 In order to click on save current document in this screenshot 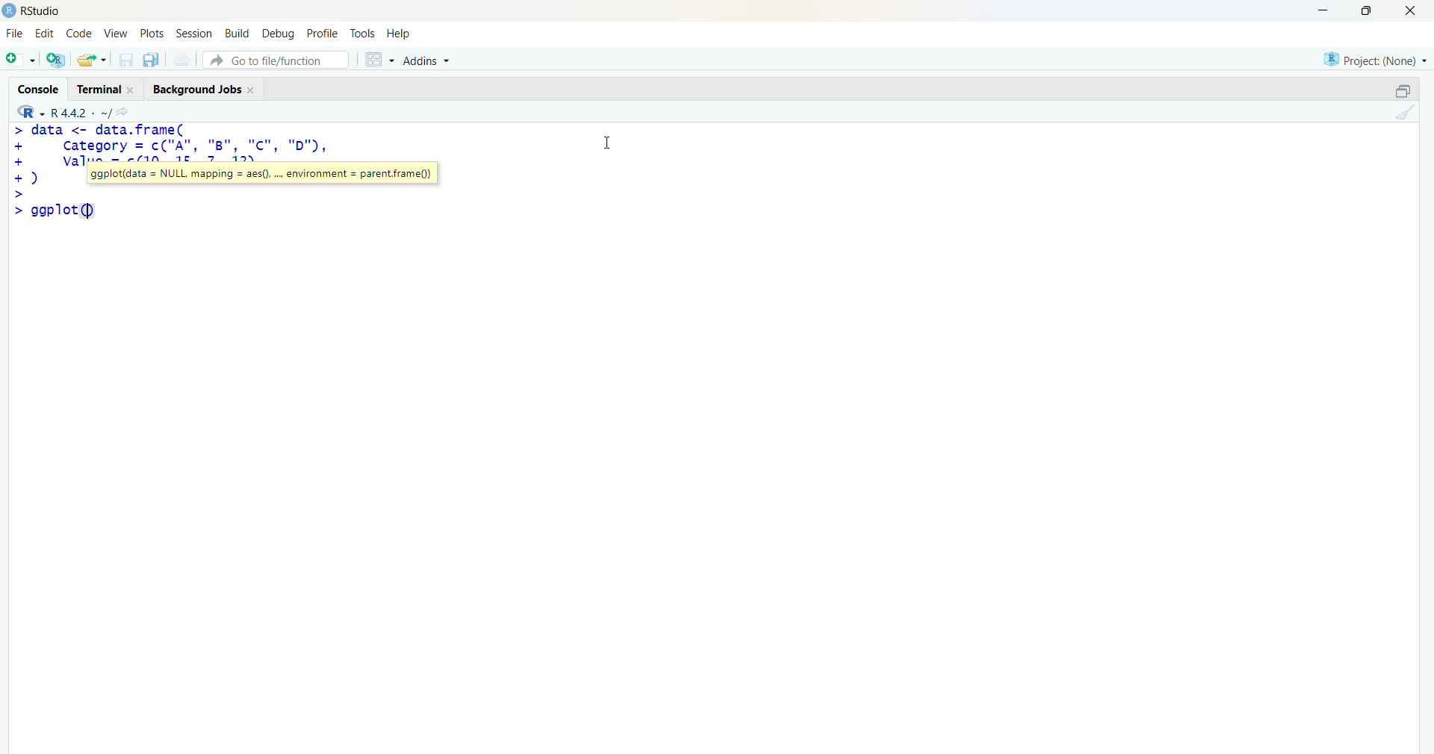, I will do `click(125, 60)`.